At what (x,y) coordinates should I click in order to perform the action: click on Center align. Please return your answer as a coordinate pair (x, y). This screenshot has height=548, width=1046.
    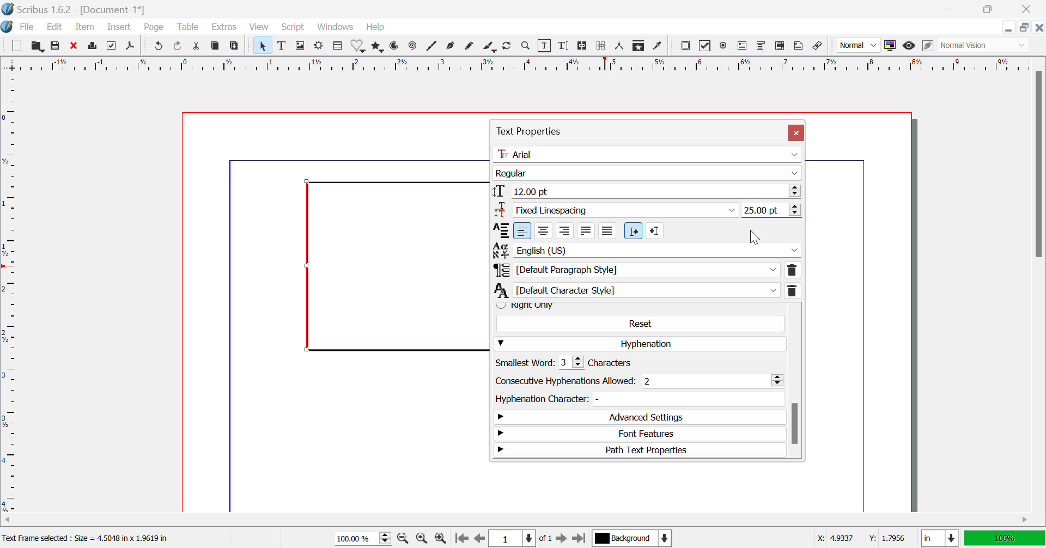
    Looking at the image, I should click on (544, 230).